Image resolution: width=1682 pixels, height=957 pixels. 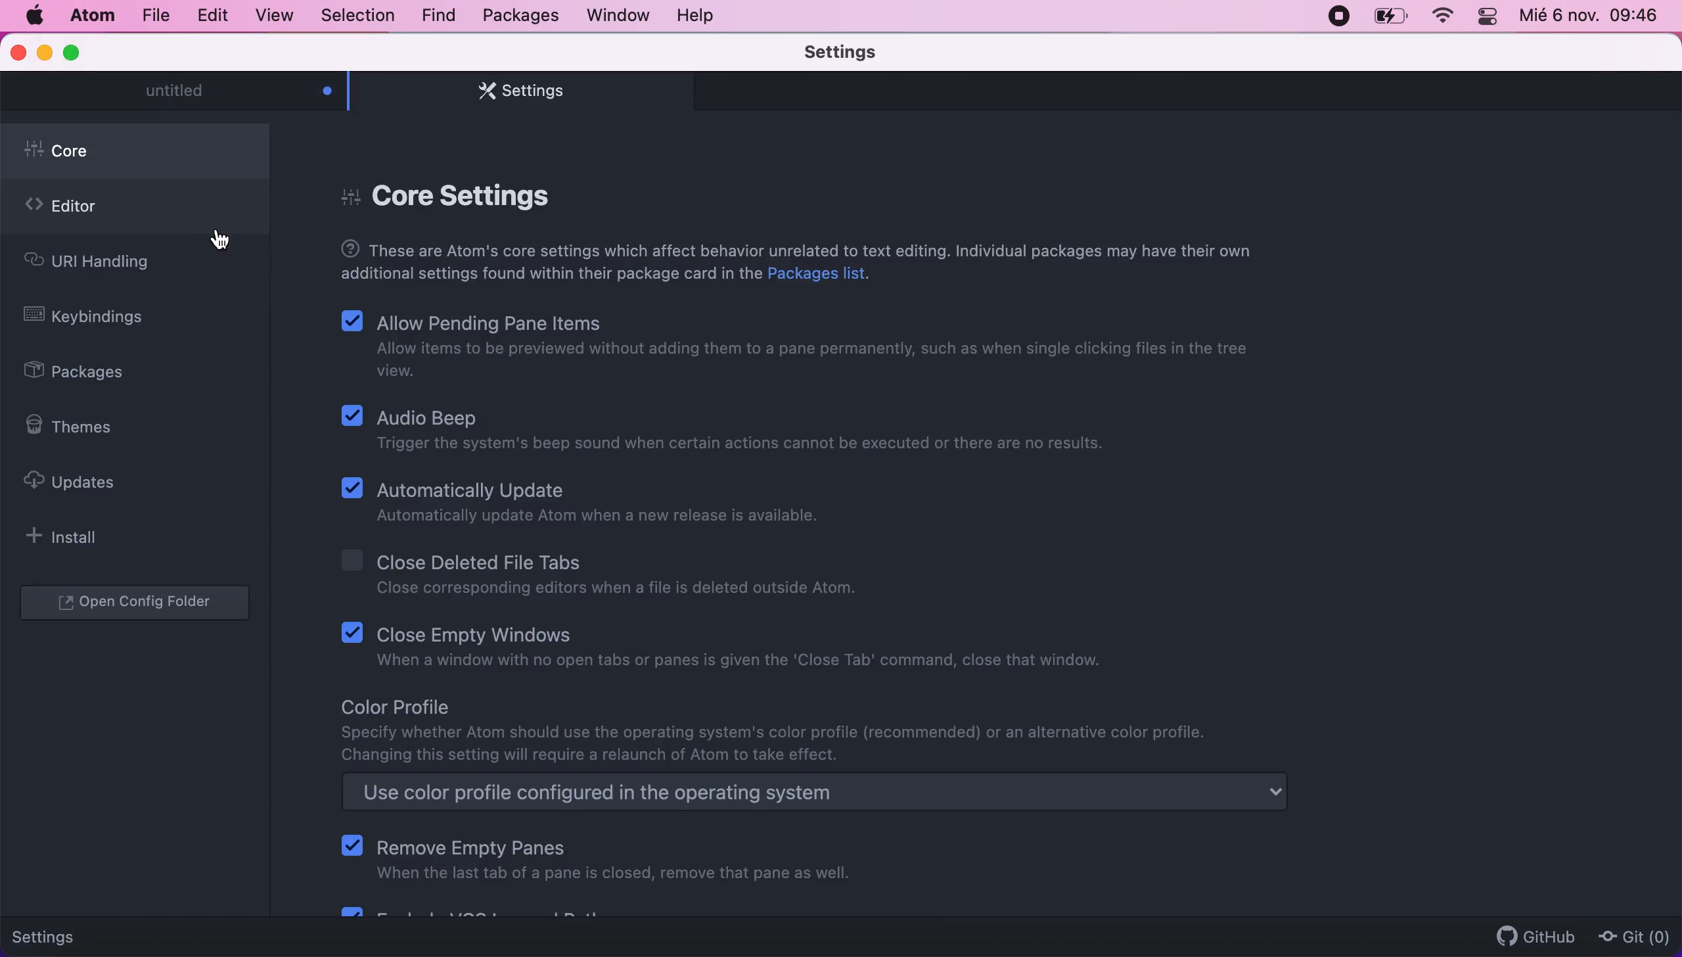 I want to click on editor, so click(x=68, y=202).